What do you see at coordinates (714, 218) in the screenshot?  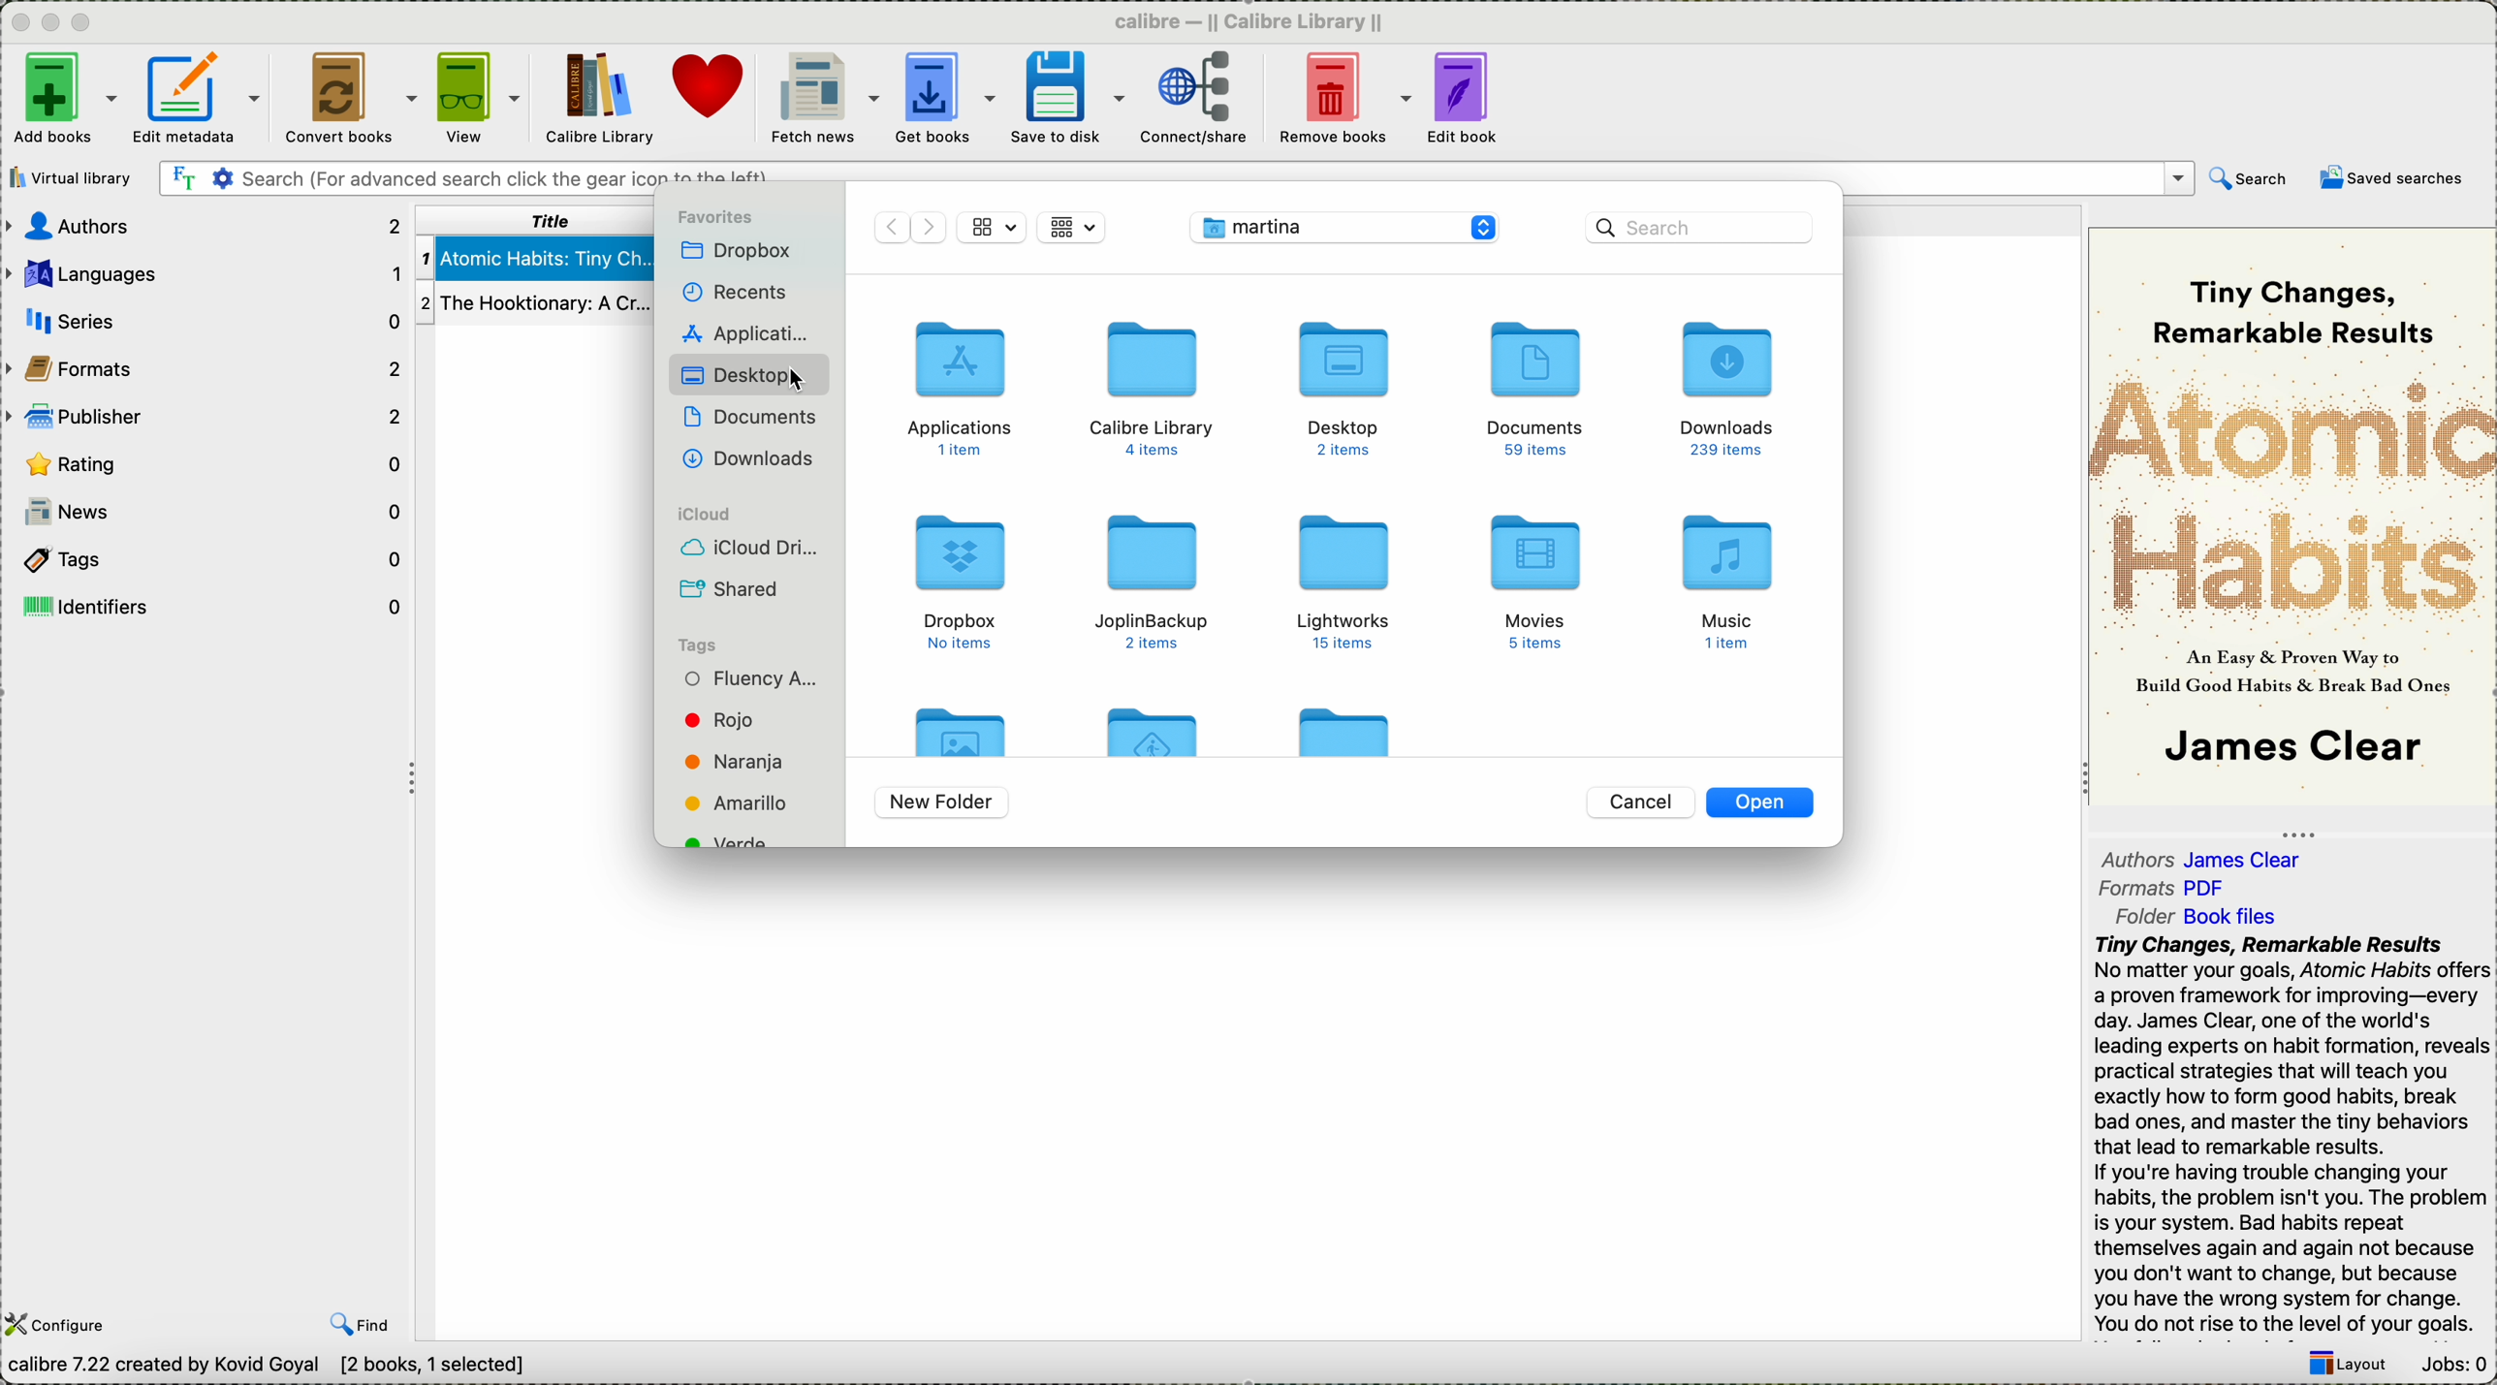 I see `favorites` at bounding box center [714, 218].